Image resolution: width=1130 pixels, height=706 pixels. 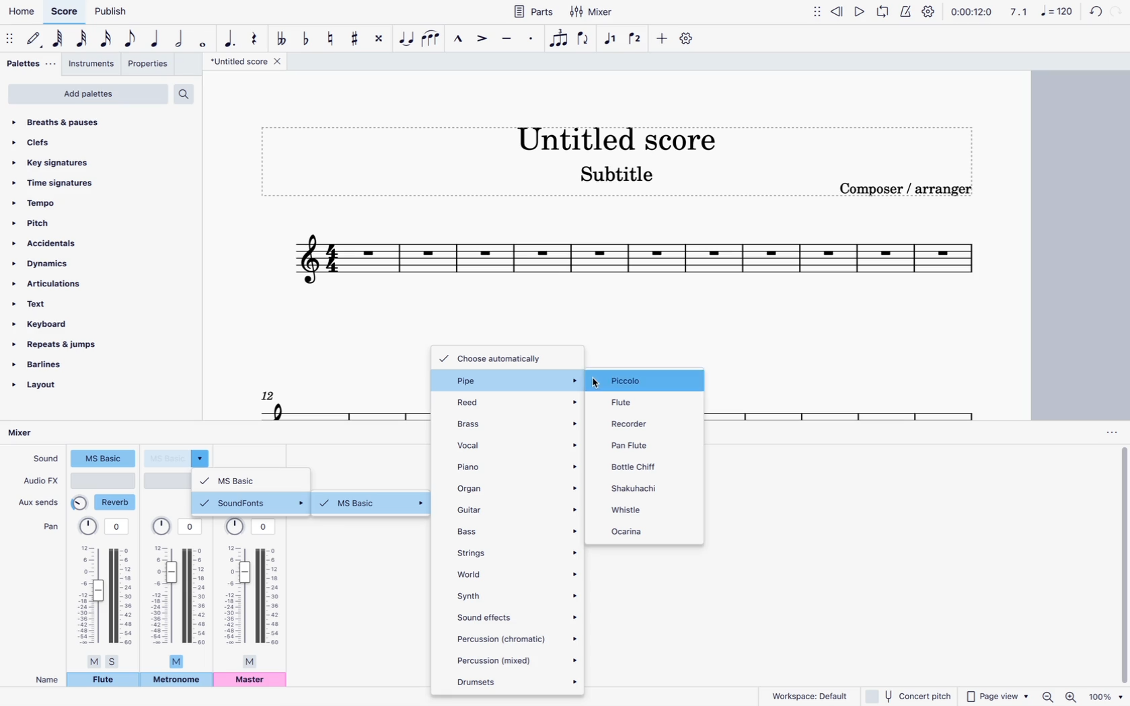 What do you see at coordinates (93, 65) in the screenshot?
I see `instruments` at bounding box center [93, 65].